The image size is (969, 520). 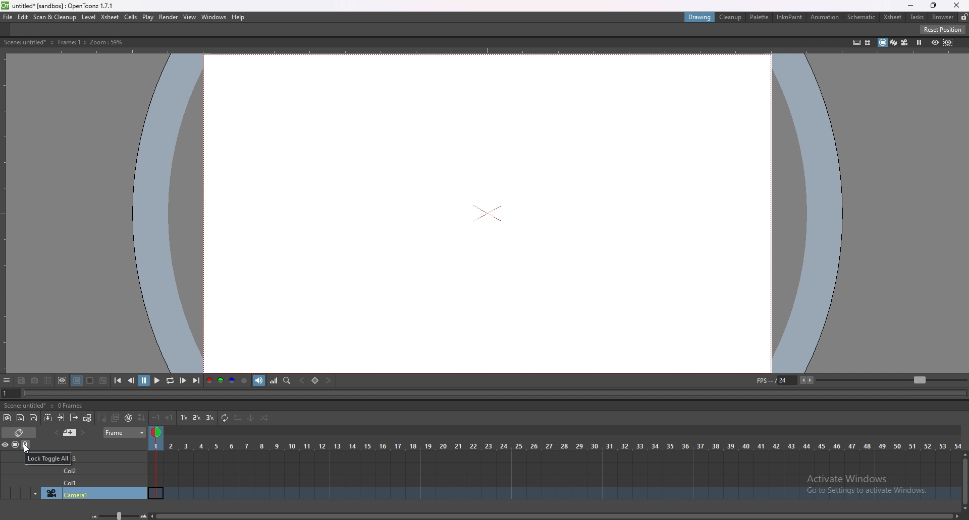 What do you see at coordinates (62, 42) in the screenshot?
I see `description` at bounding box center [62, 42].